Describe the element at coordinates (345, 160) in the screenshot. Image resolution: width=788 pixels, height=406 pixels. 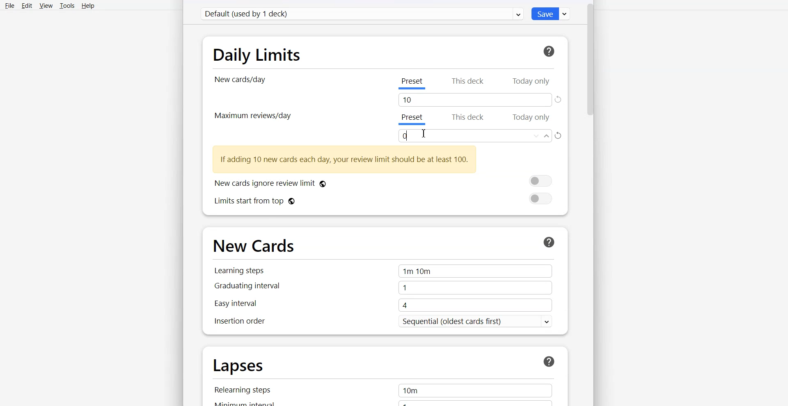
I see `Text` at that location.